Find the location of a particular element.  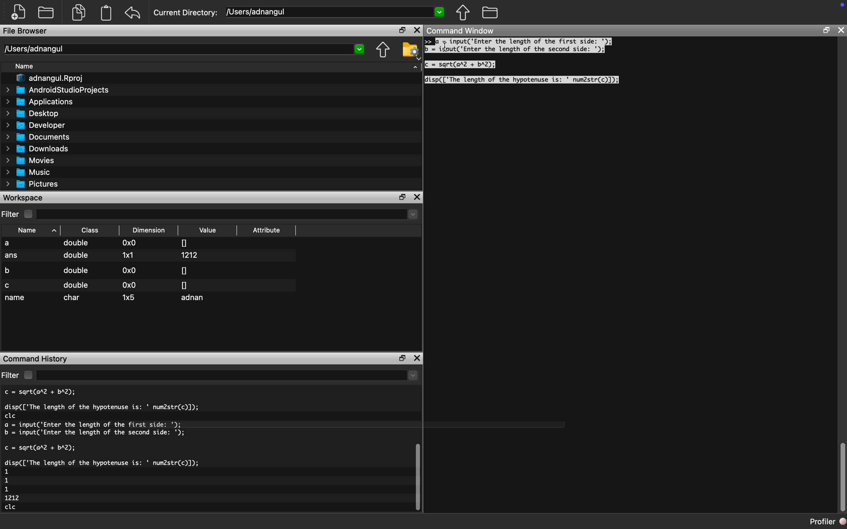

I" adnangul.Rproj is located at coordinates (54, 79).